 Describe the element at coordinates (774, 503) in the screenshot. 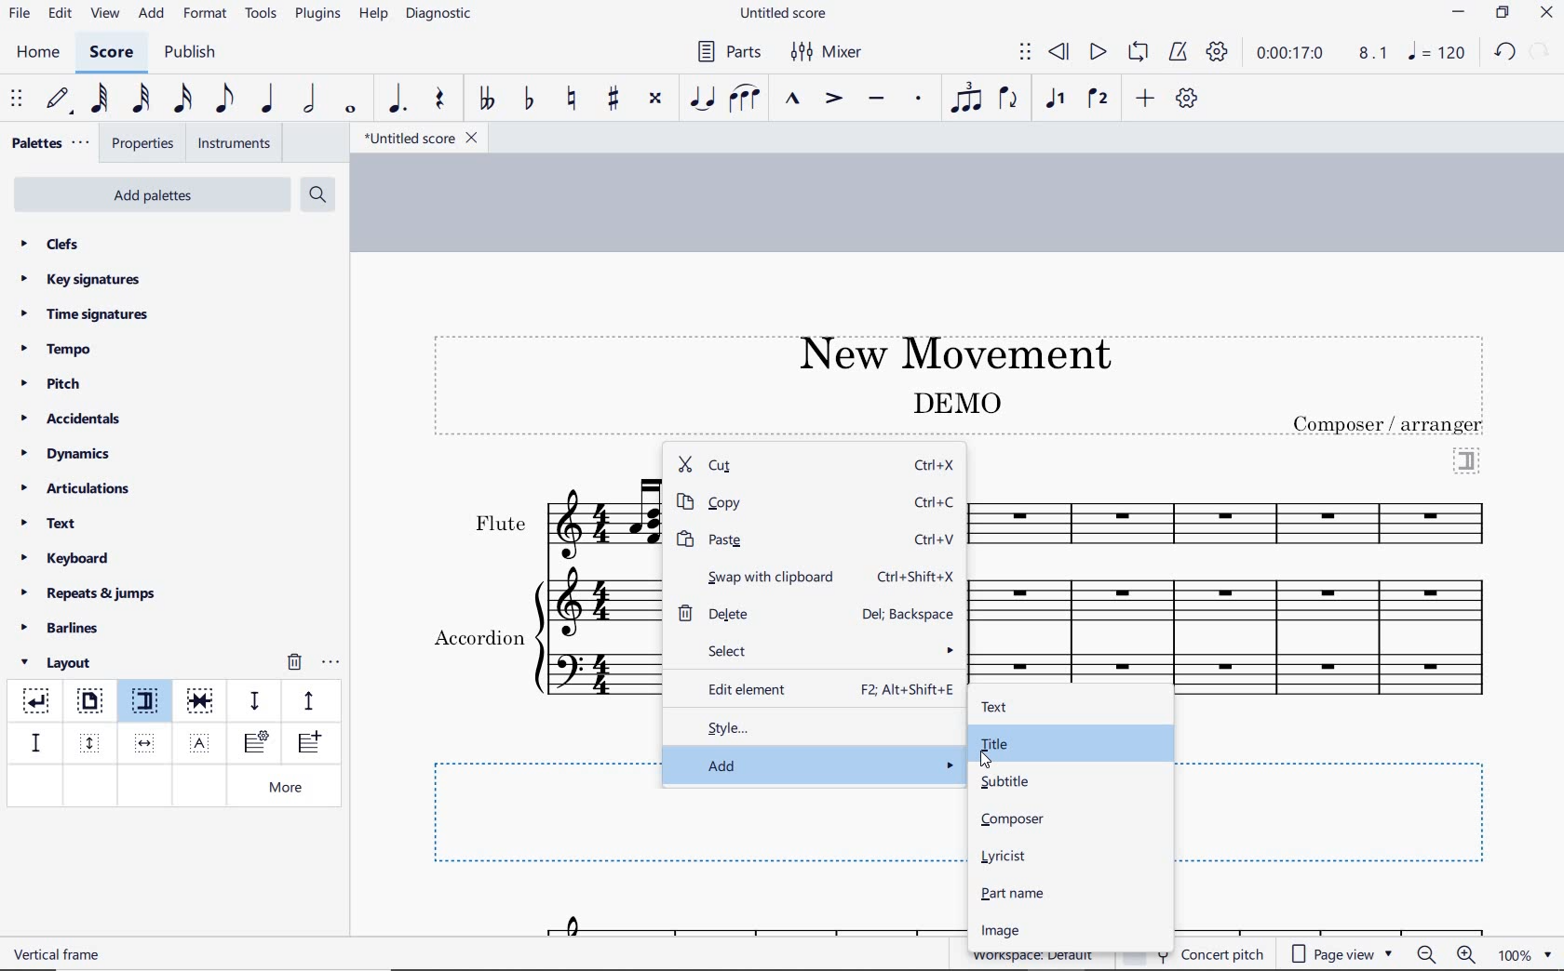

I see `copy` at that location.